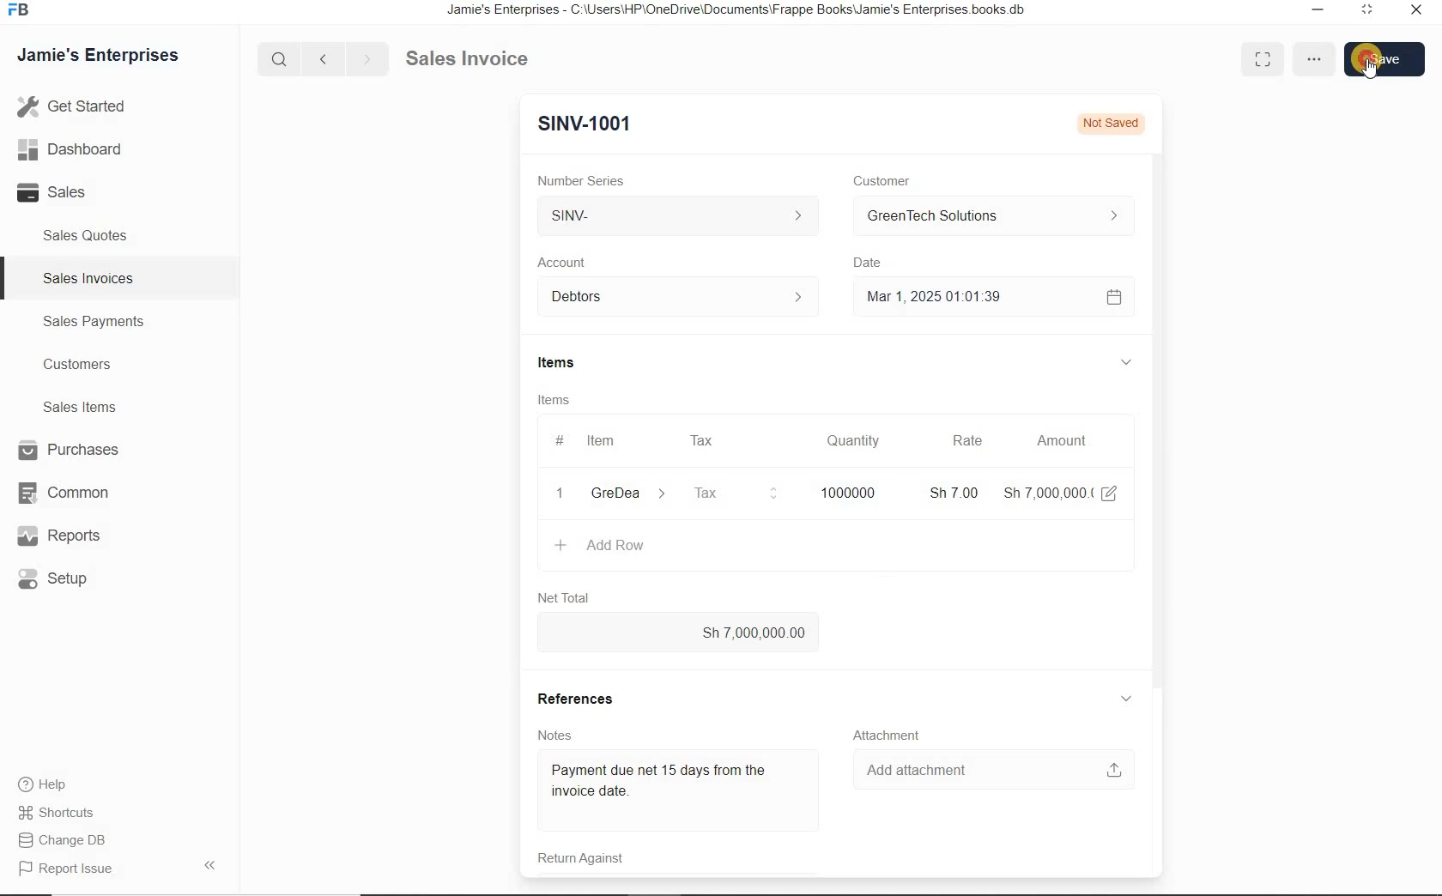 This screenshot has width=1442, height=896. I want to click on Dashboar, so click(70, 148).